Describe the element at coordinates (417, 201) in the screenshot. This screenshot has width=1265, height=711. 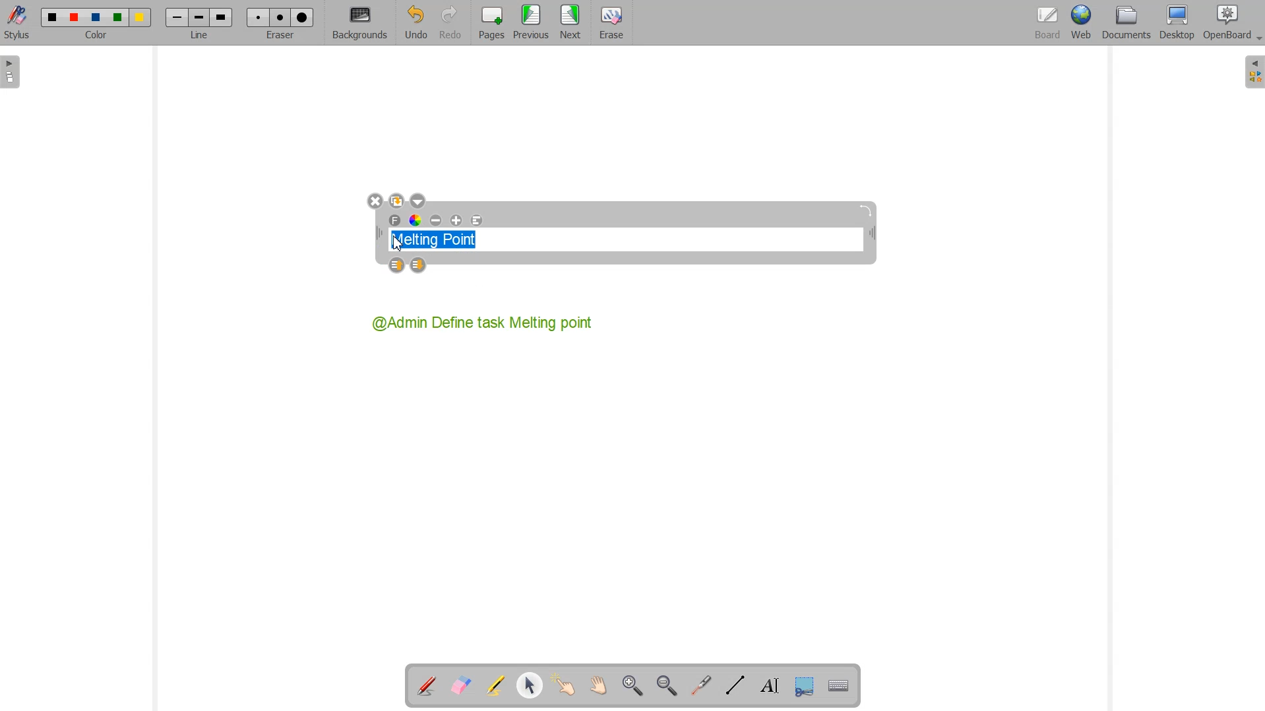
I see `Dropdown box` at that location.